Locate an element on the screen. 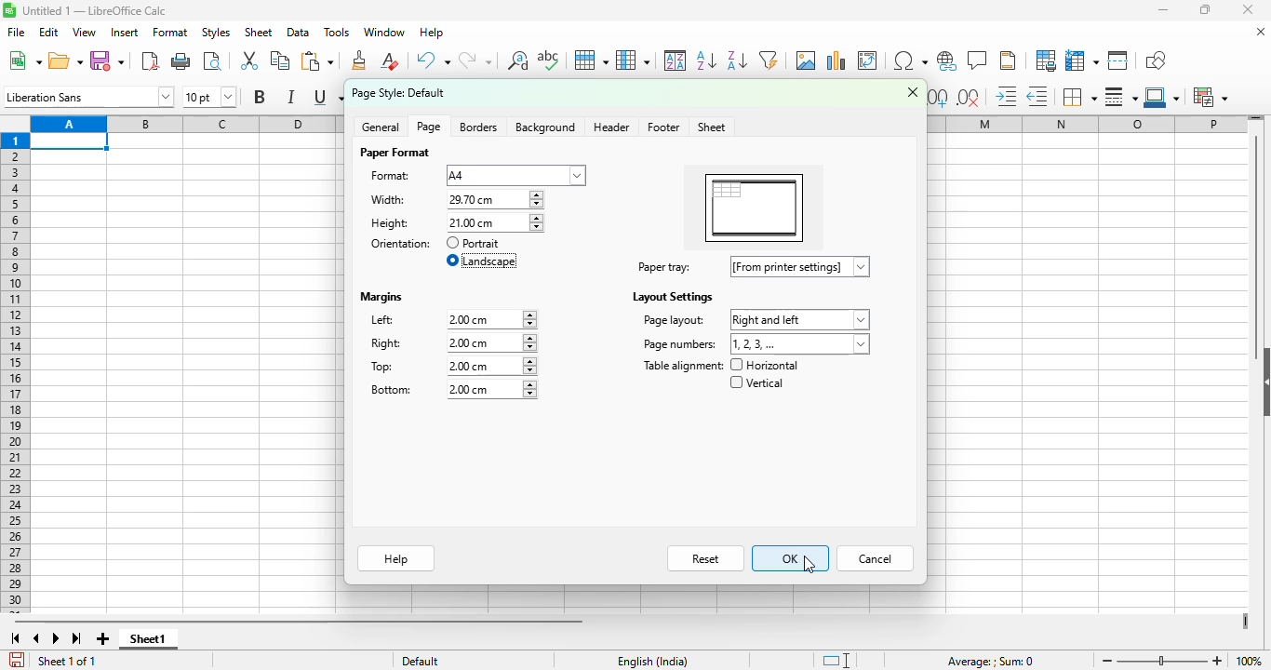 The width and height of the screenshot is (1271, 670). scroll to last sheet is located at coordinates (77, 638).